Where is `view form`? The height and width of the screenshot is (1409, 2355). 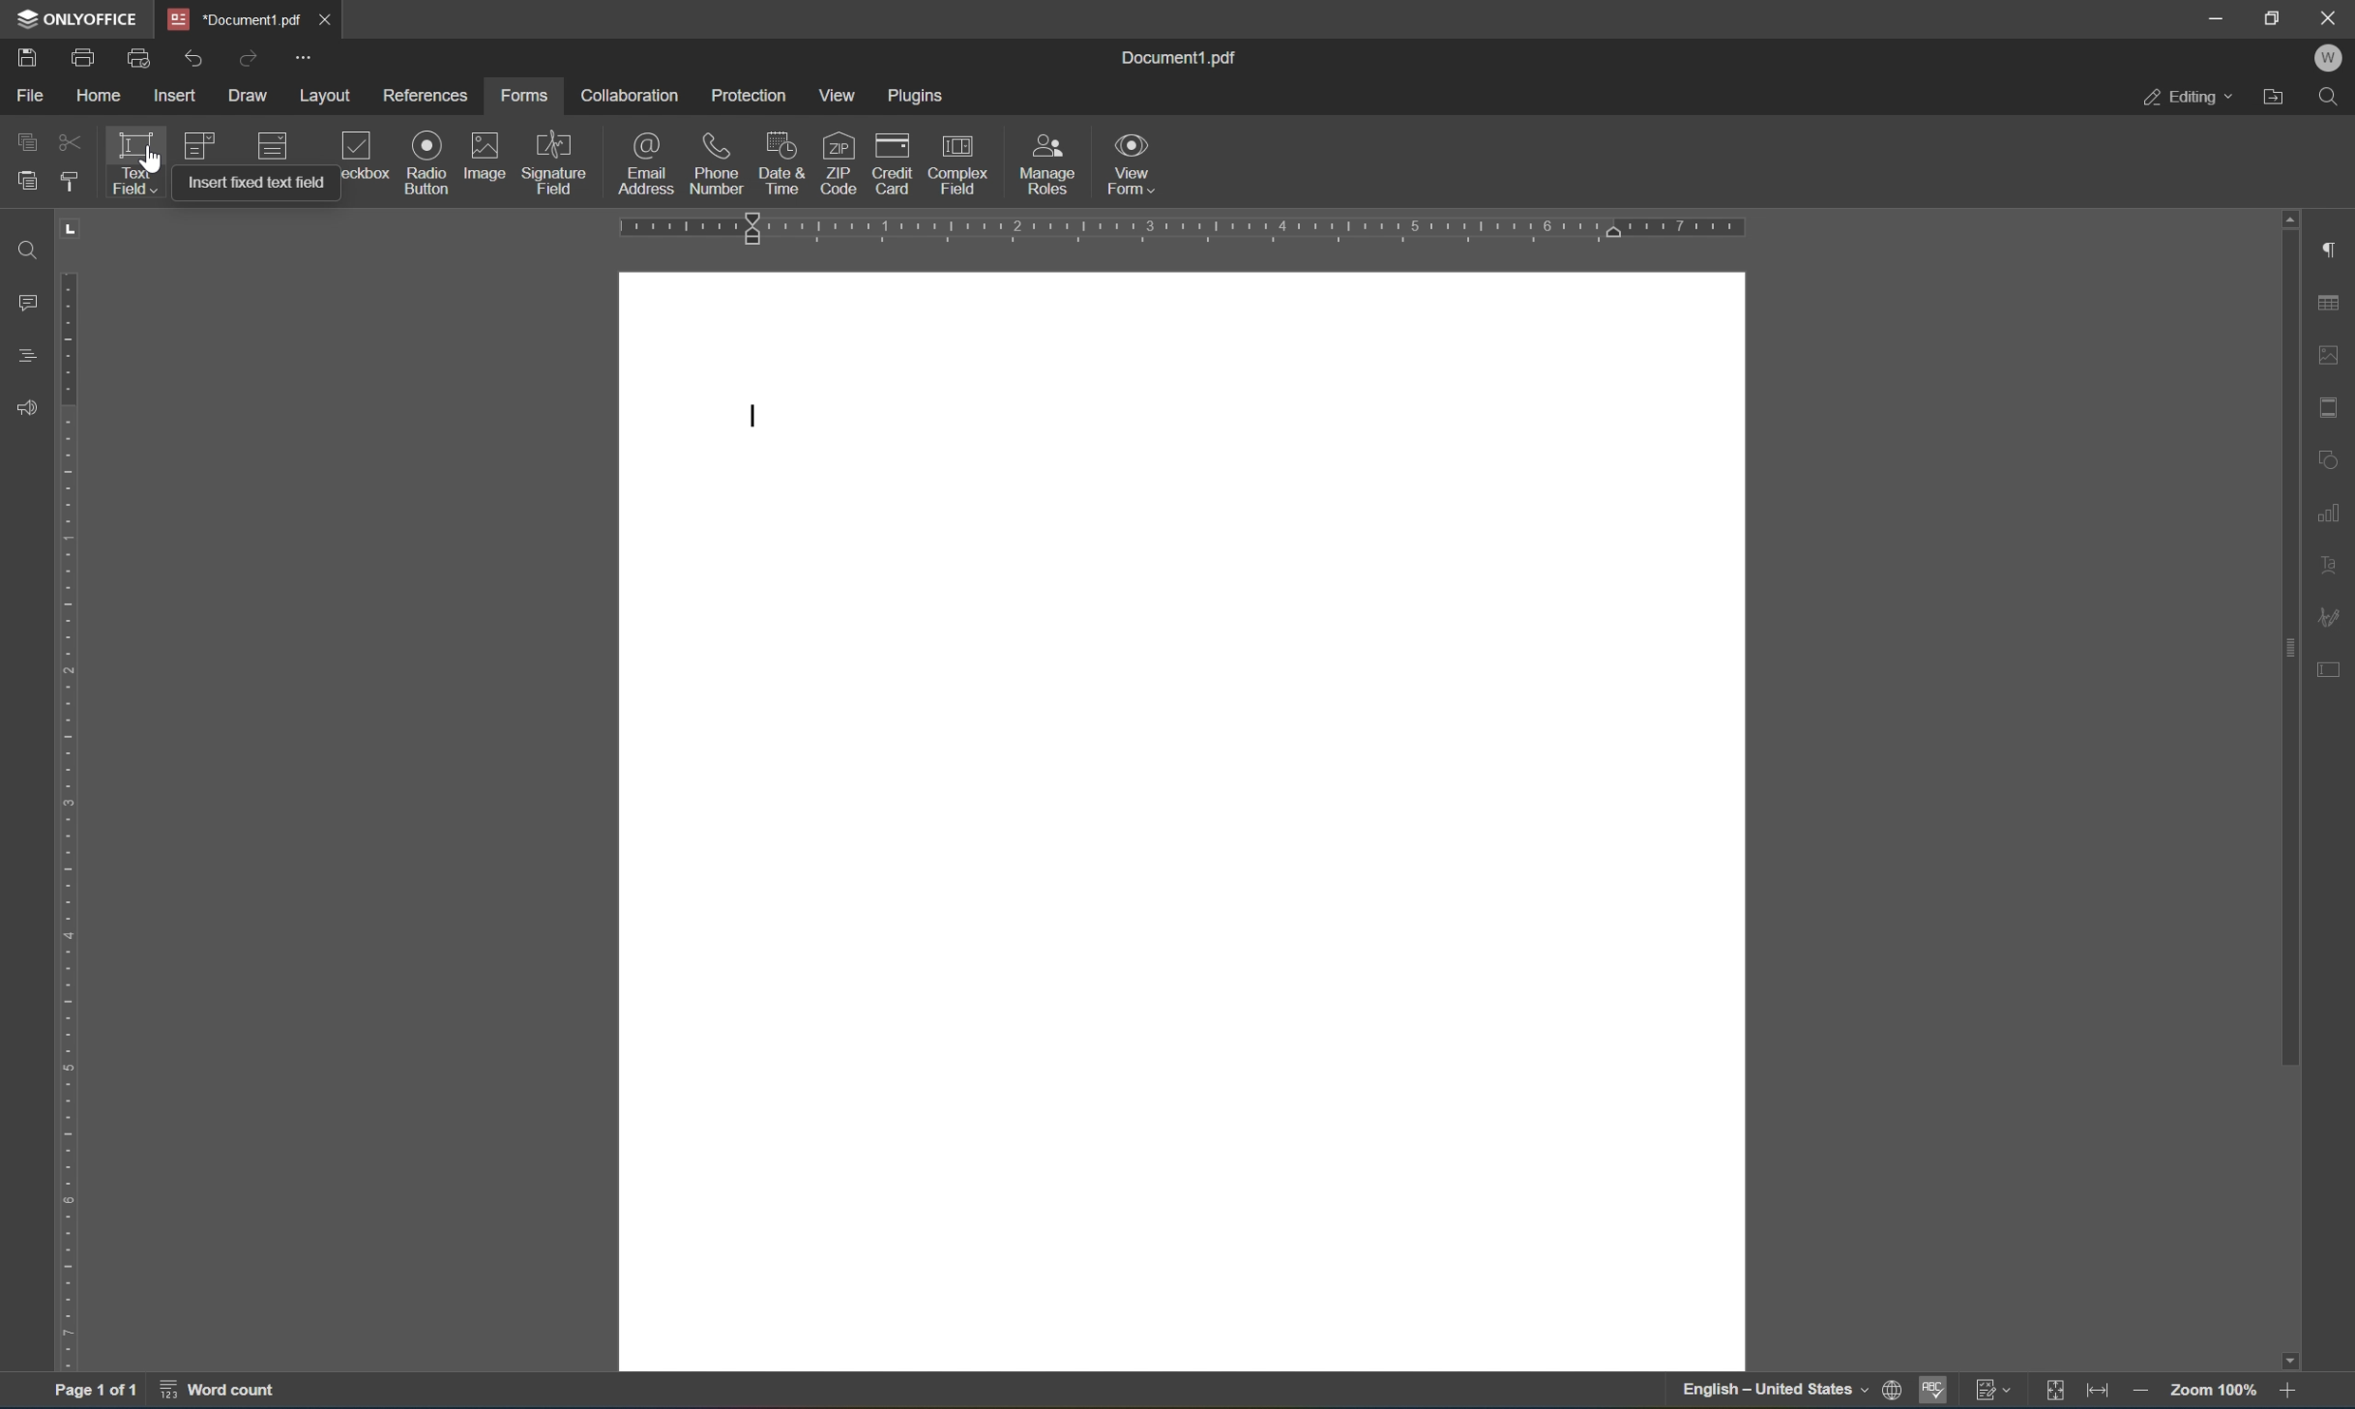 view form is located at coordinates (1135, 163).